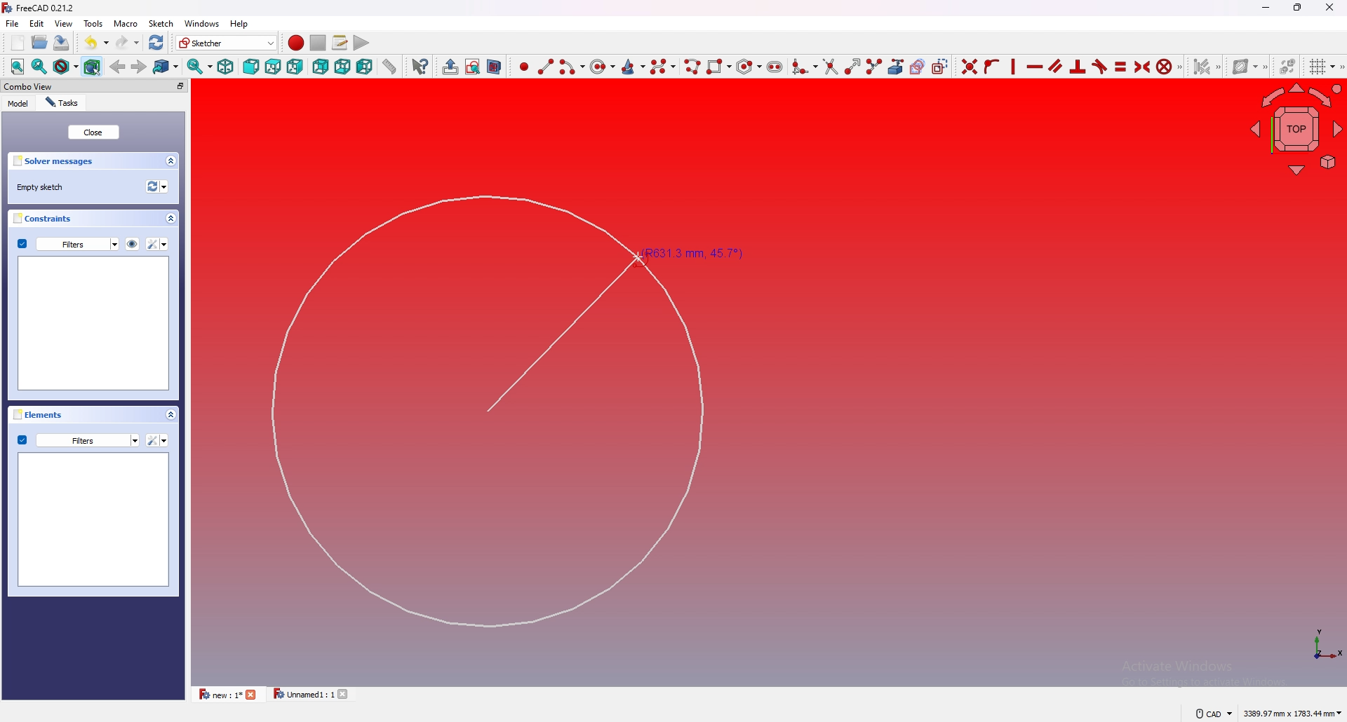 This screenshot has height=722, width=1347. What do you see at coordinates (48, 218) in the screenshot?
I see `constraints` at bounding box center [48, 218].